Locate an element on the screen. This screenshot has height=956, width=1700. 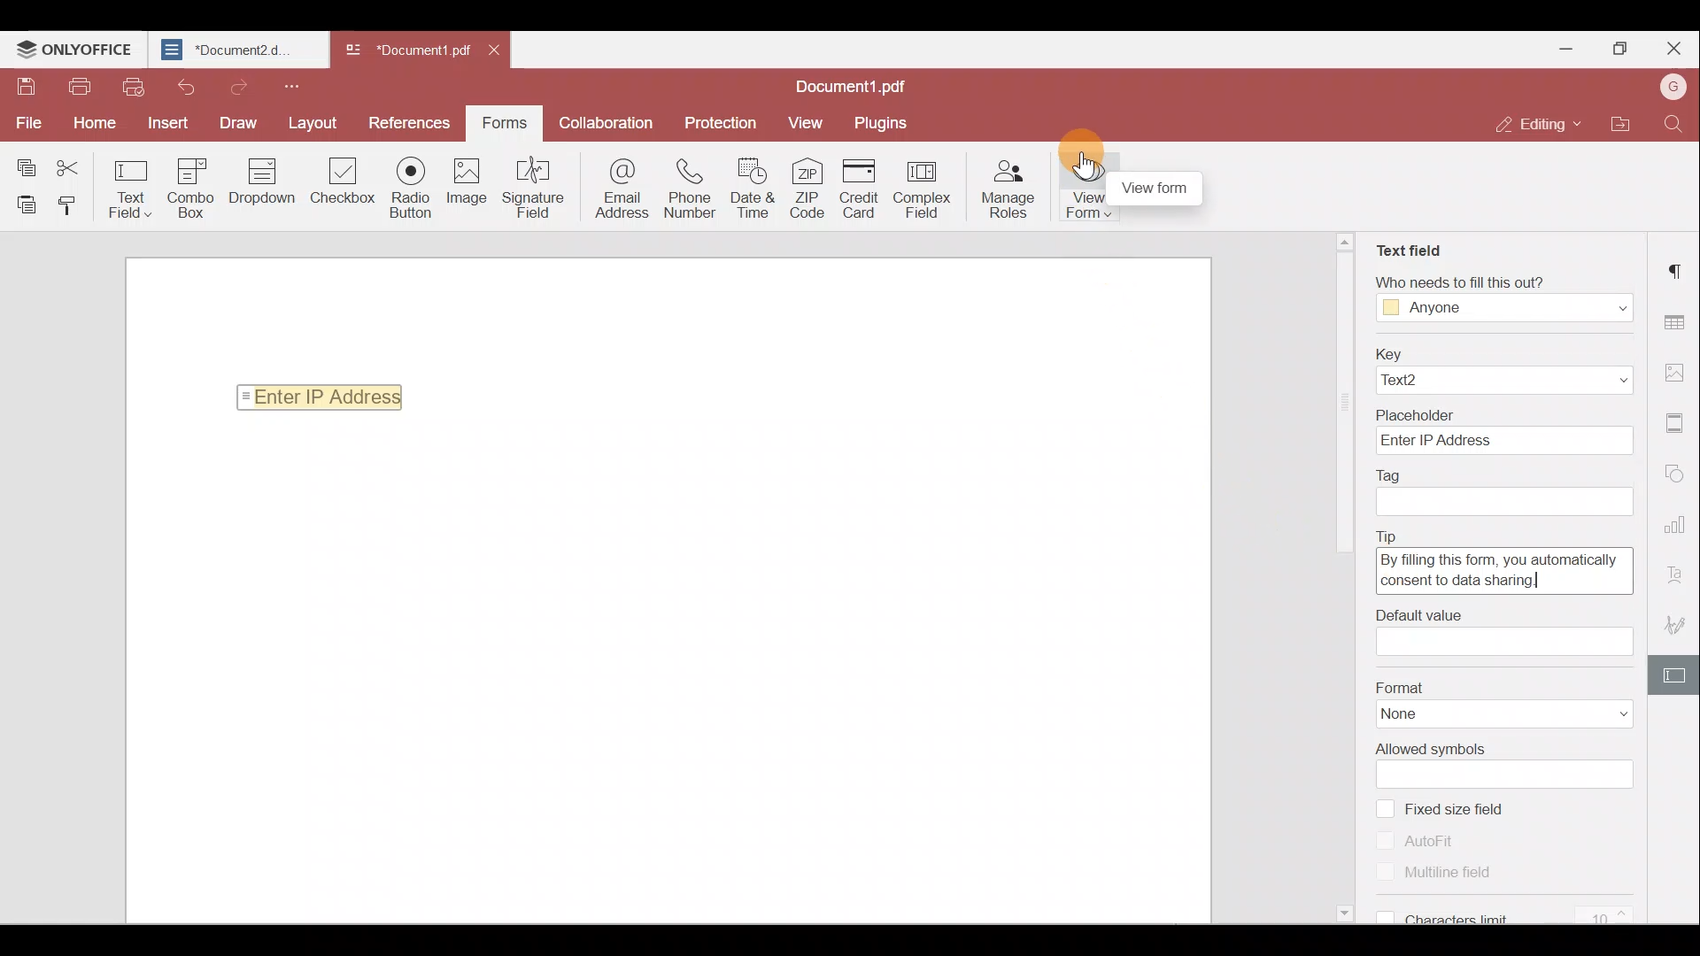
Cursor on tip is located at coordinates (1401, 565).